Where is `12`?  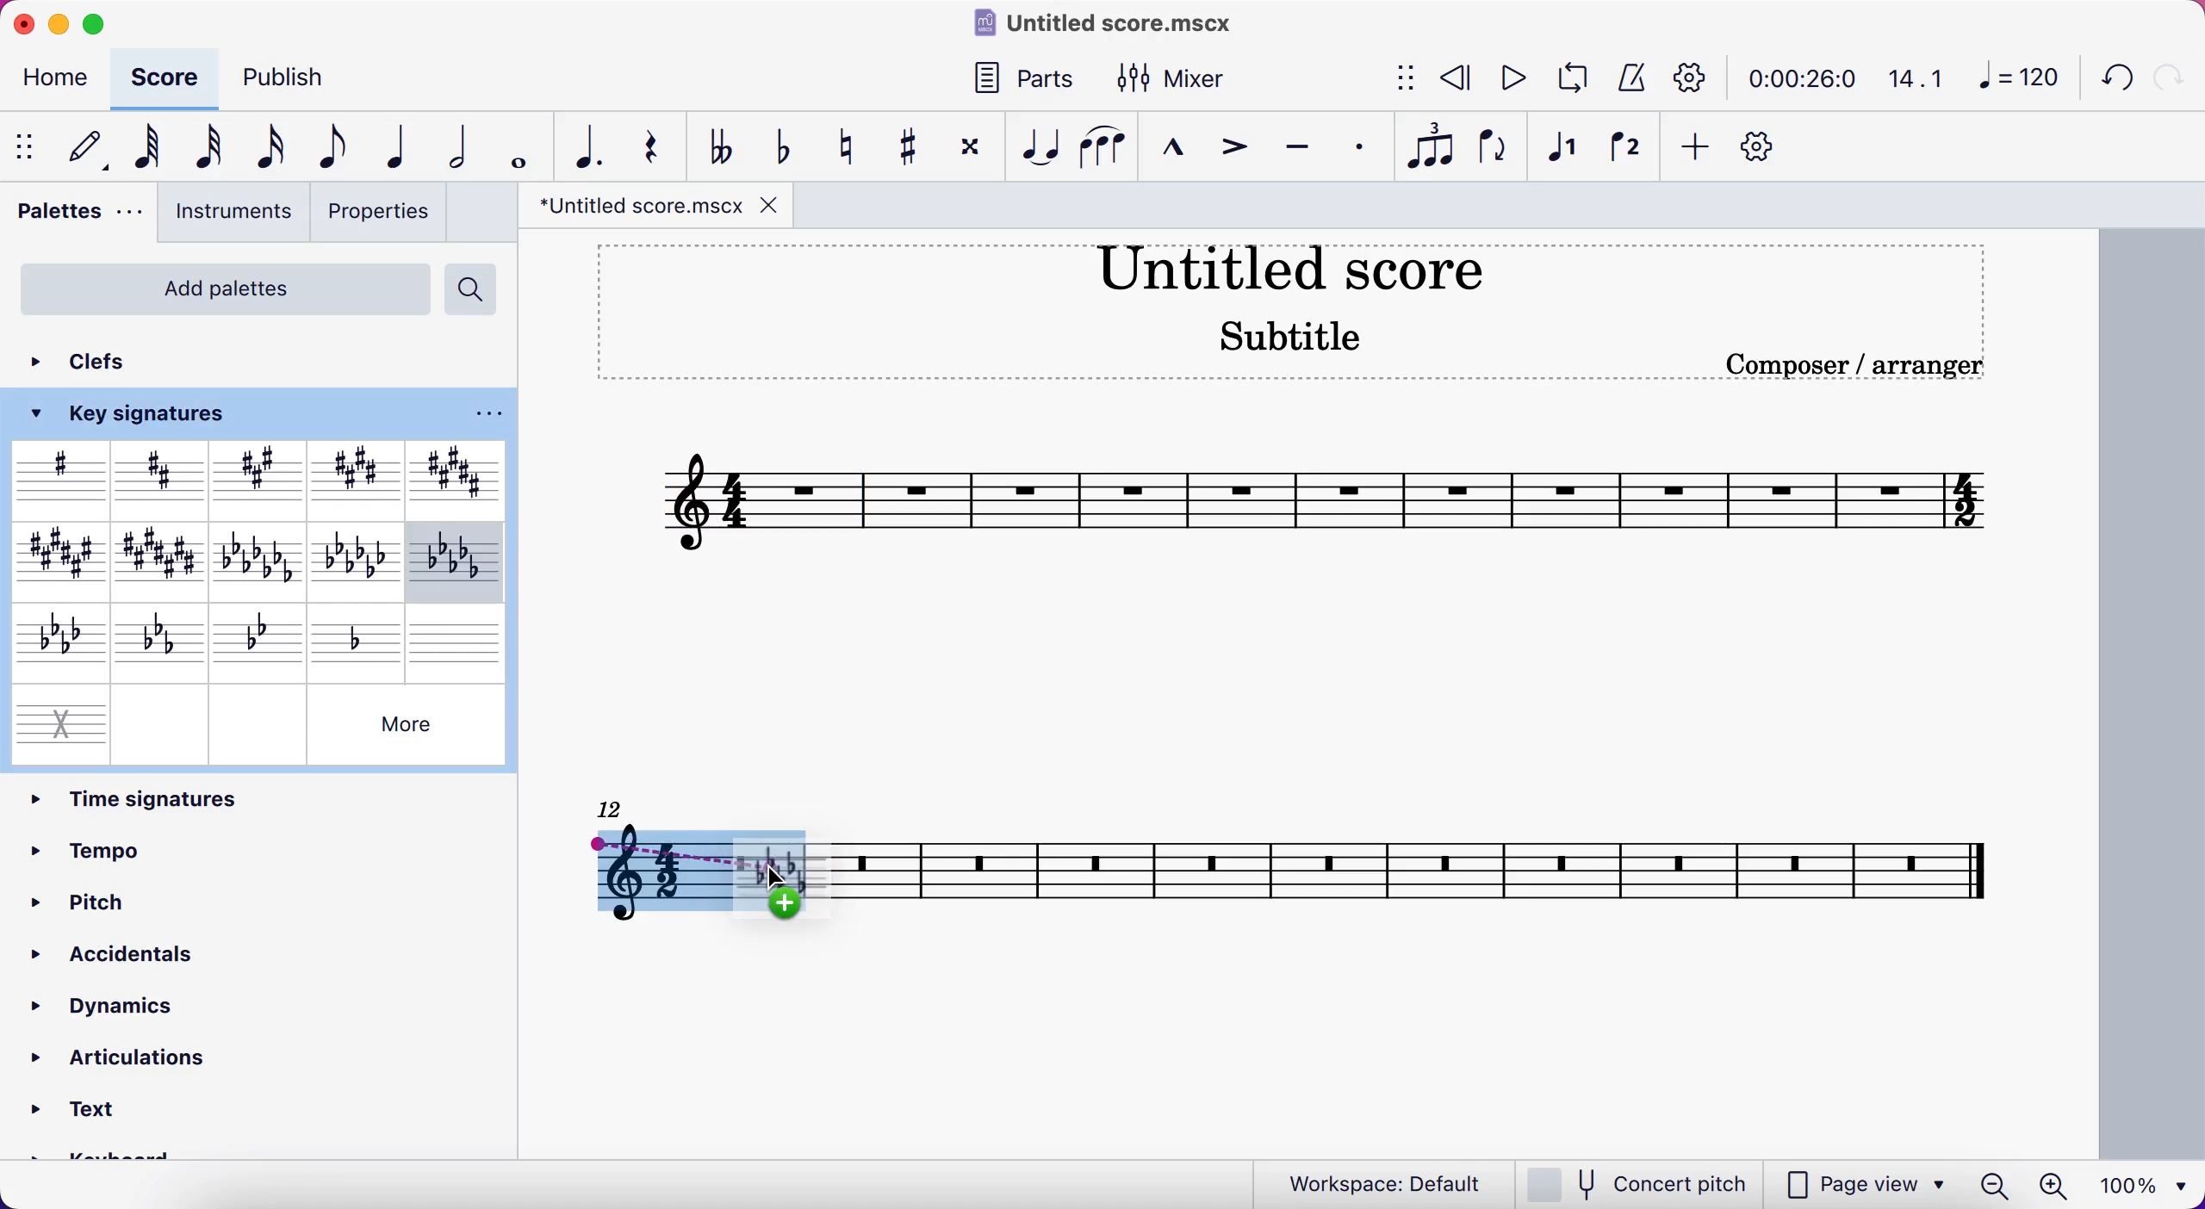 12 is located at coordinates (618, 808).